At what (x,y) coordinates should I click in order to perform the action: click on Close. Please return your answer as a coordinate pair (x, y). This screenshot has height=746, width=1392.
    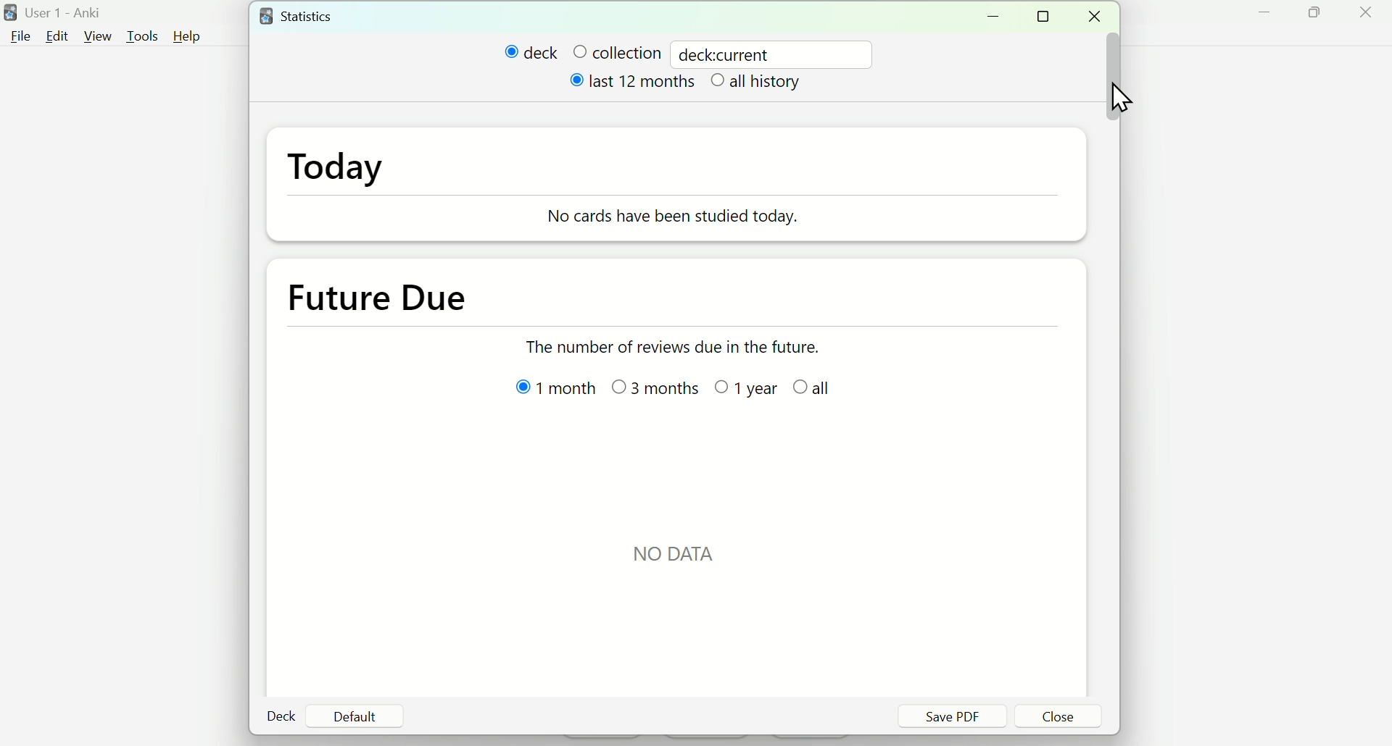
    Looking at the image, I should click on (1059, 718).